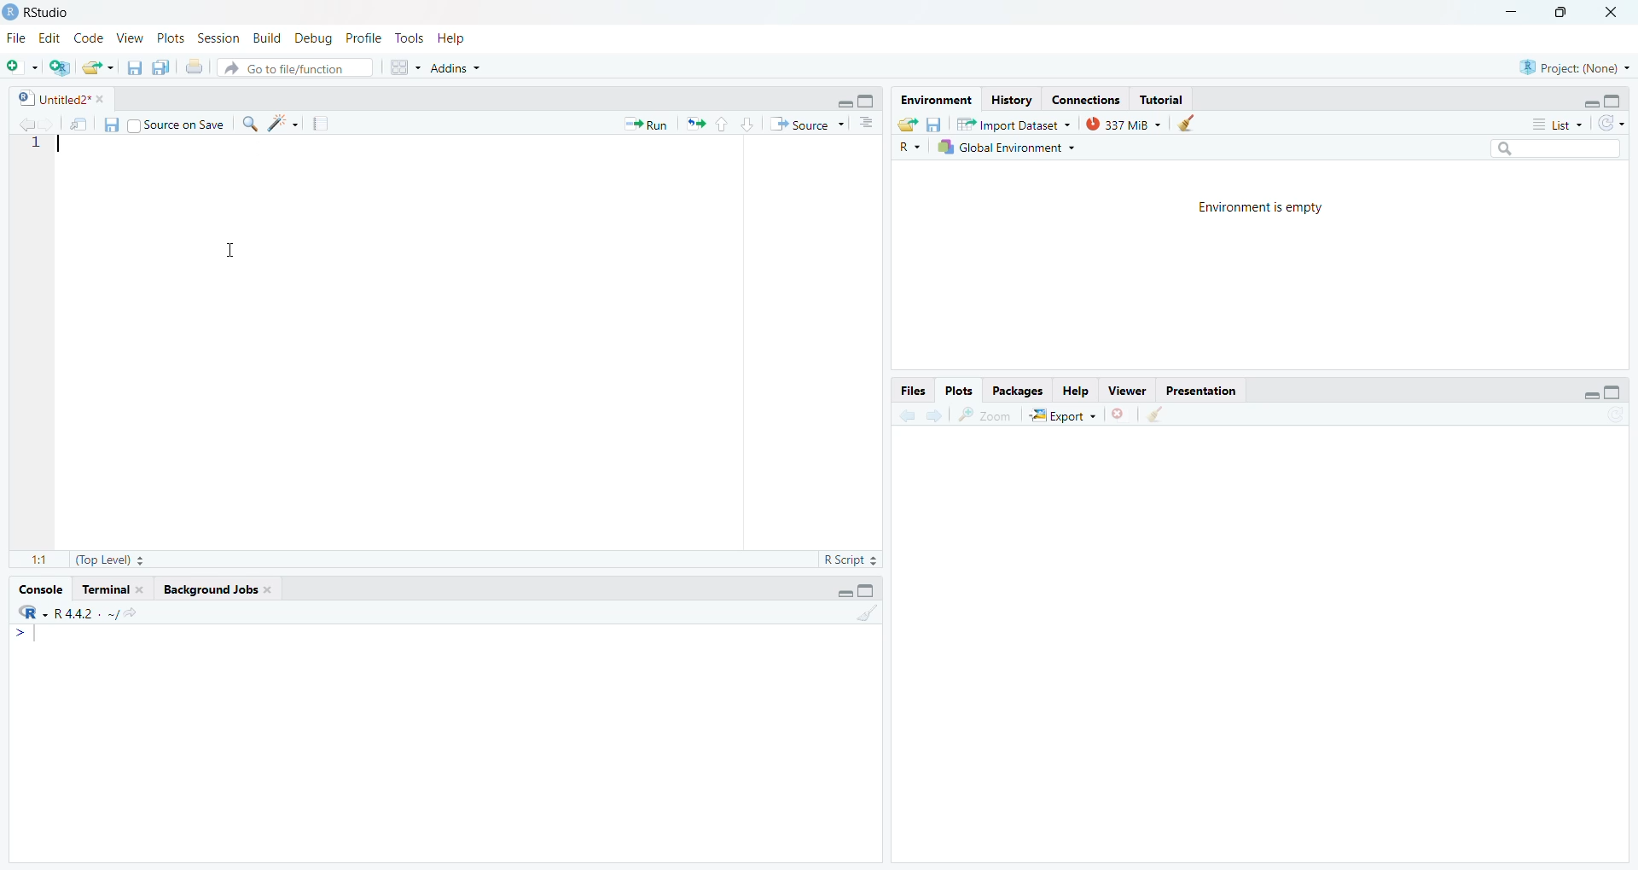 Image resolution: width=1638 pixels, height=870 pixels. Describe the element at coordinates (806, 125) in the screenshot. I see `Source ` at that location.